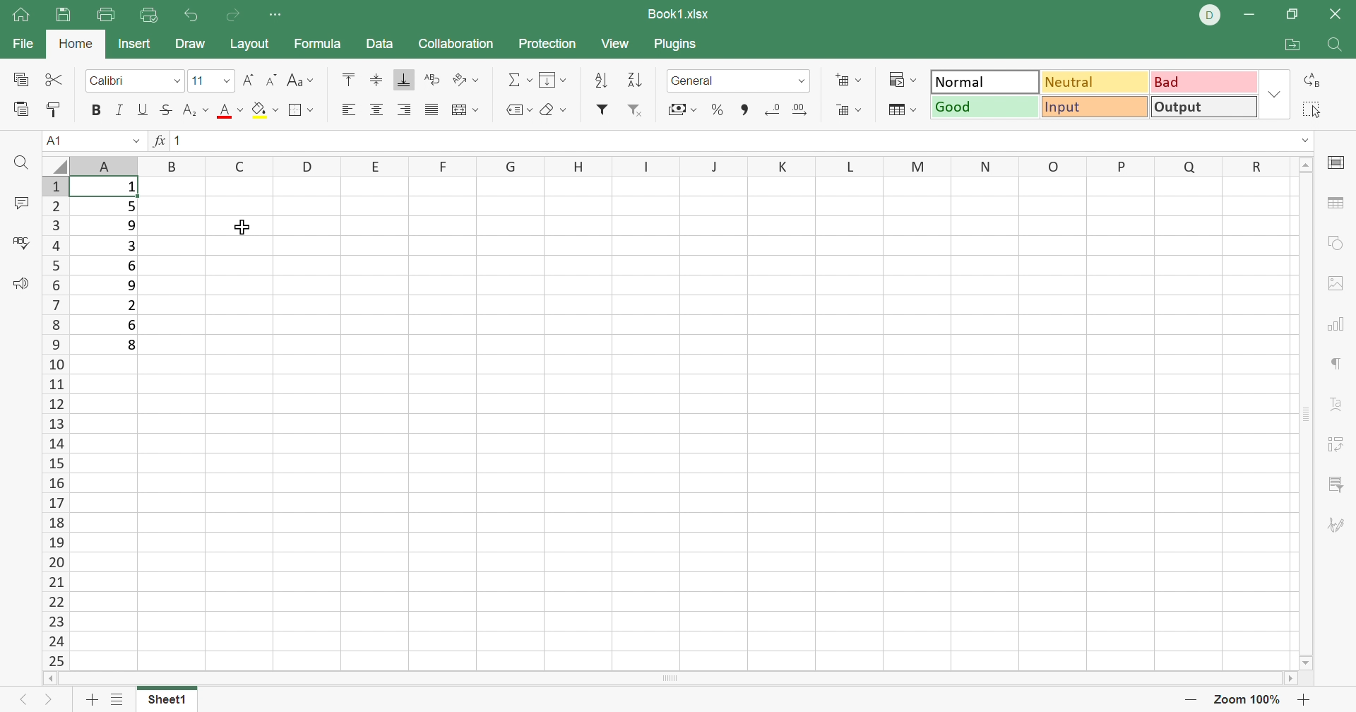 Image resolution: width=1356 pixels, height=712 pixels. I want to click on Borders, so click(301, 109).